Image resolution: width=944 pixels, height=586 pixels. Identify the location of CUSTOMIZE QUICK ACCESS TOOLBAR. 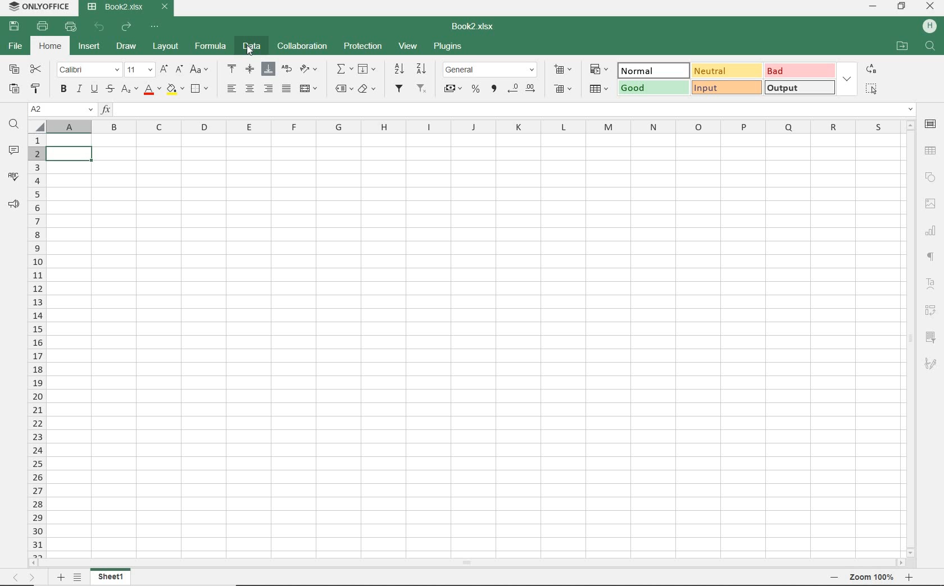
(156, 28).